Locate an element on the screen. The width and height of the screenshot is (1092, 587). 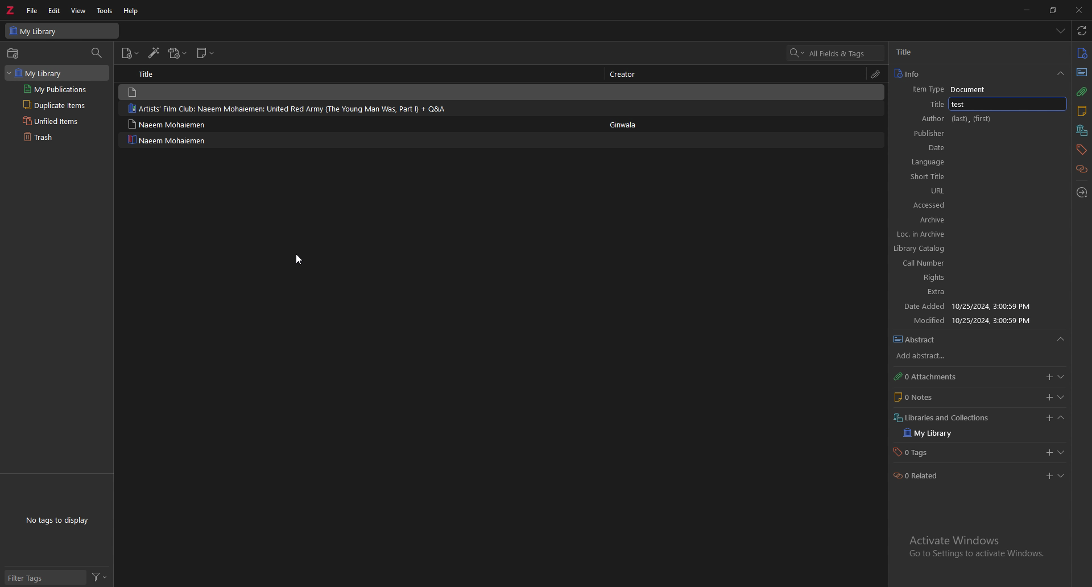
ginwala is located at coordinates (624, 126).